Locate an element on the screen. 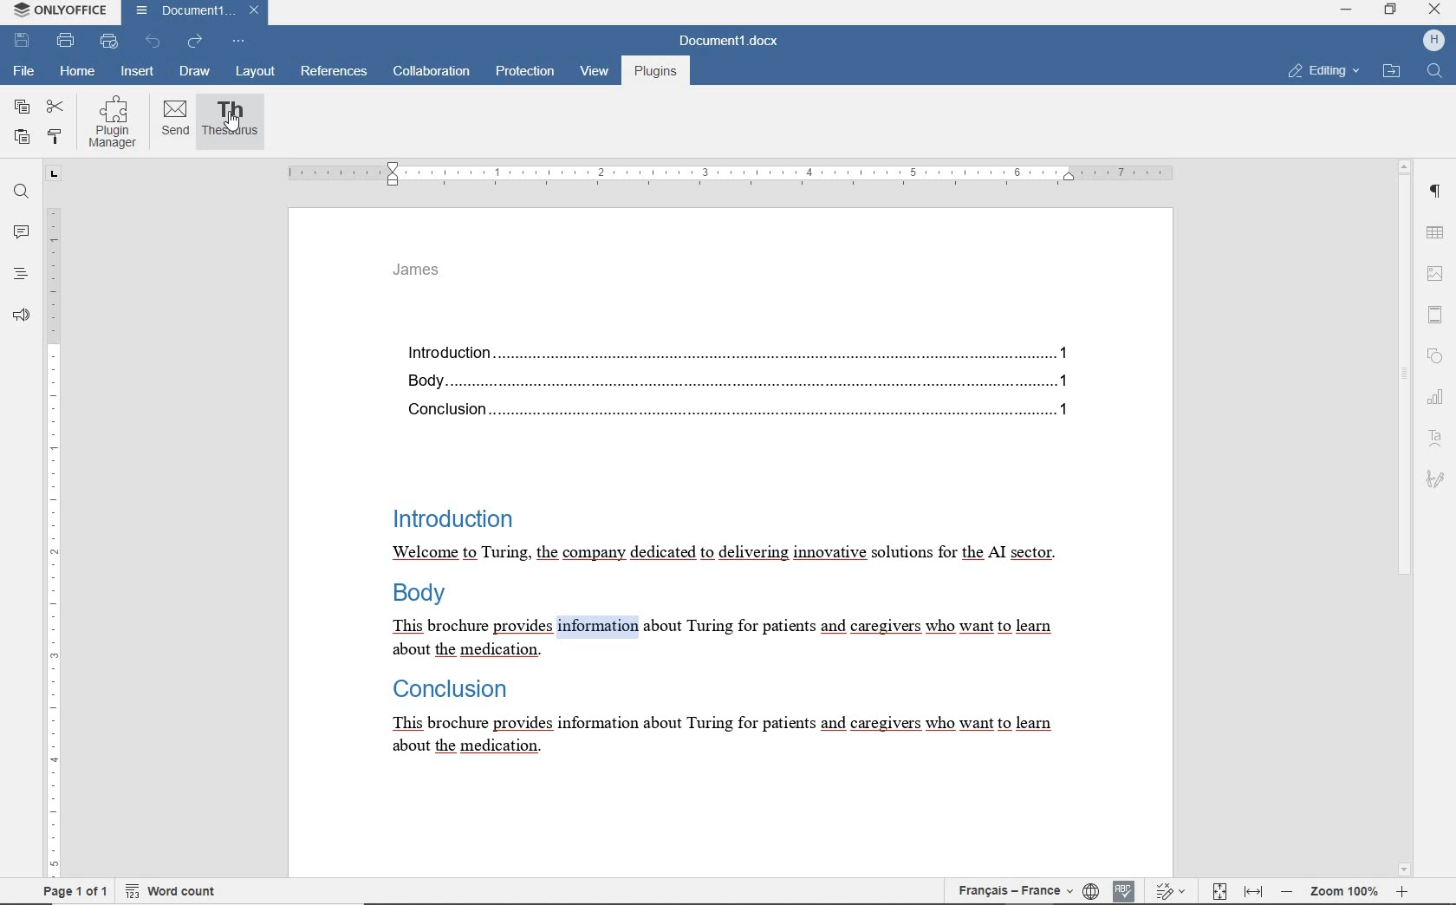 This screenshot has height=905, width=1456. HOME is located at coordinates (75, 72).